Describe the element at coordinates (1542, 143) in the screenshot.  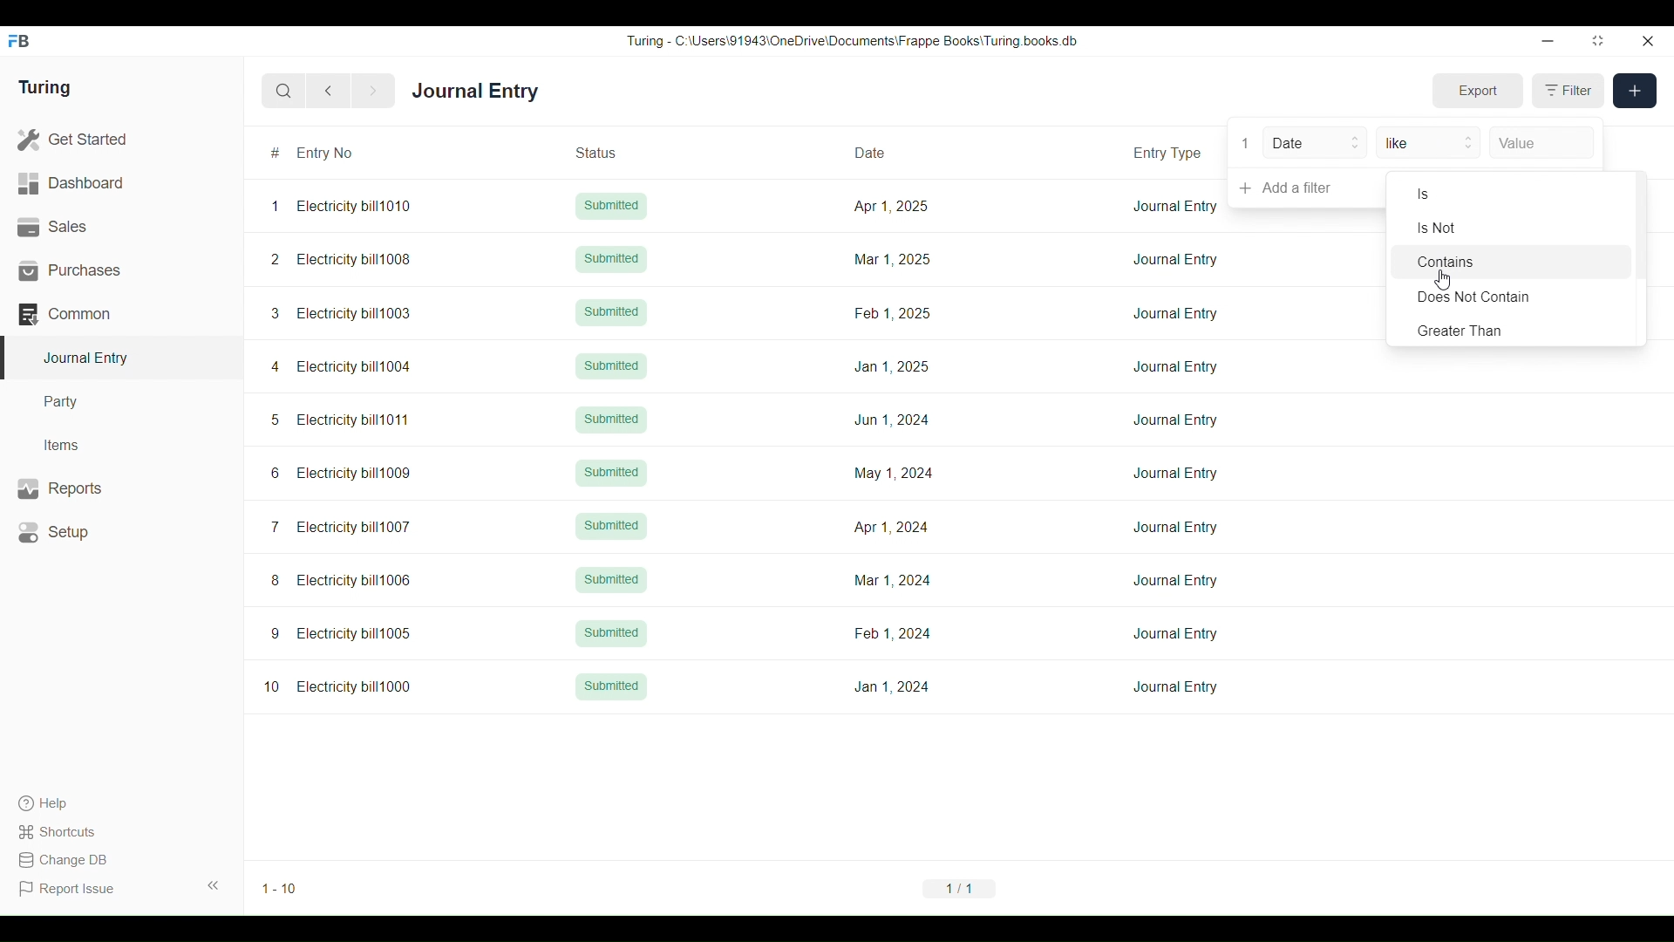
I see `Value` at that location.